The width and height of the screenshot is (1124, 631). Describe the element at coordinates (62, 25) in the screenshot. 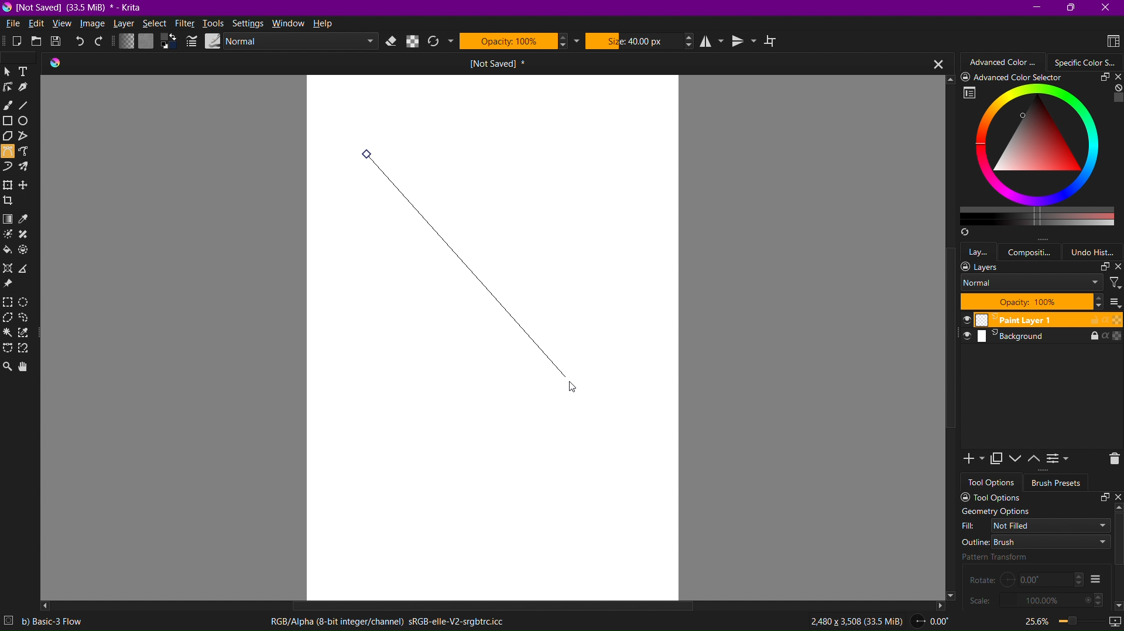

I see `View` at that location.